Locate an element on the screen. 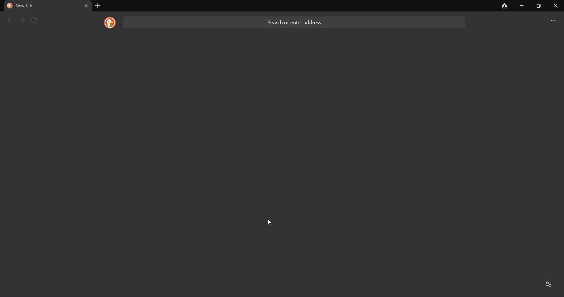 This screenshot has height=297, width=564. clear data is located at coordinates (502, 7).